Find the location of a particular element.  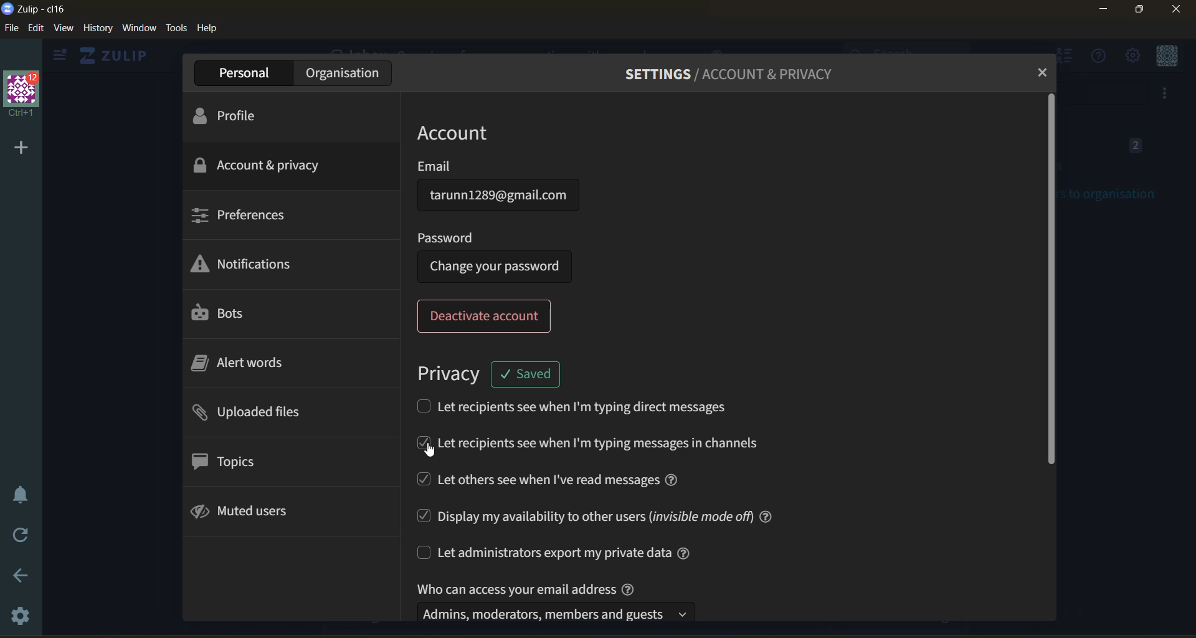

go back is located at coordinates (22, 580).